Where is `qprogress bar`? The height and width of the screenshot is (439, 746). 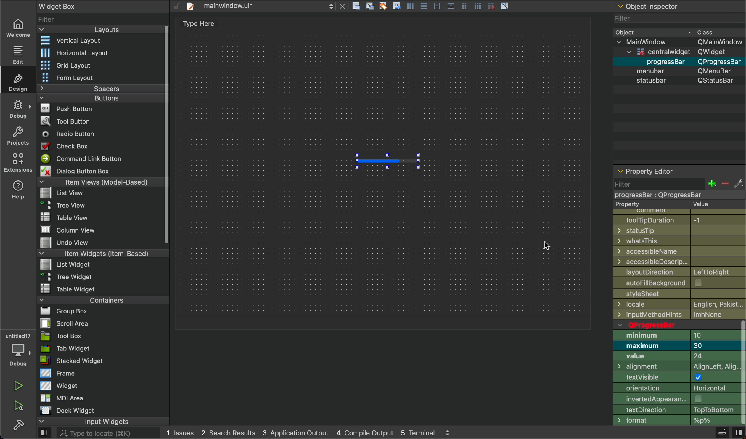 qprogress bar is located at coordinates (675, 325).